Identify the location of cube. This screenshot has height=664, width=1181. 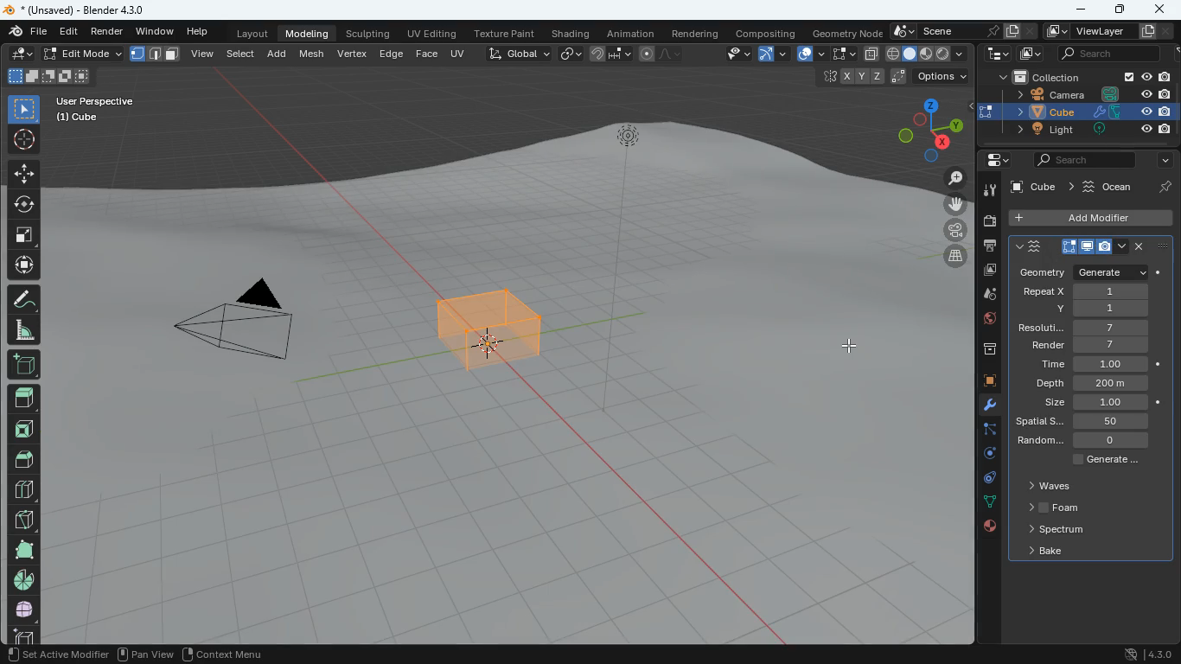
(981, 382).